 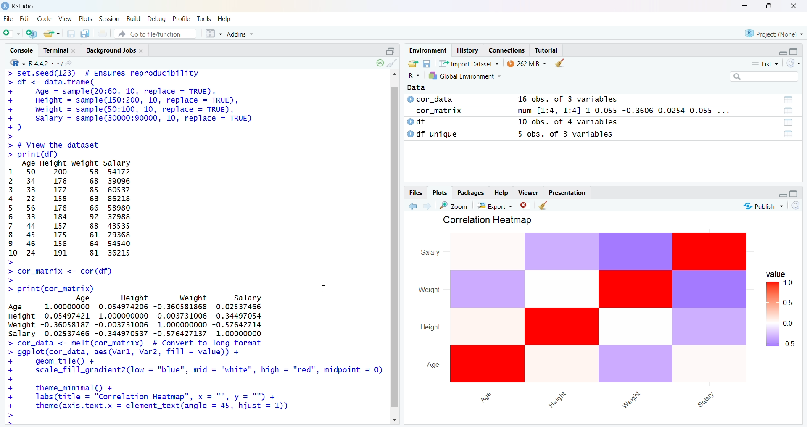 I want to click on Help, so click(x=224, y=17).